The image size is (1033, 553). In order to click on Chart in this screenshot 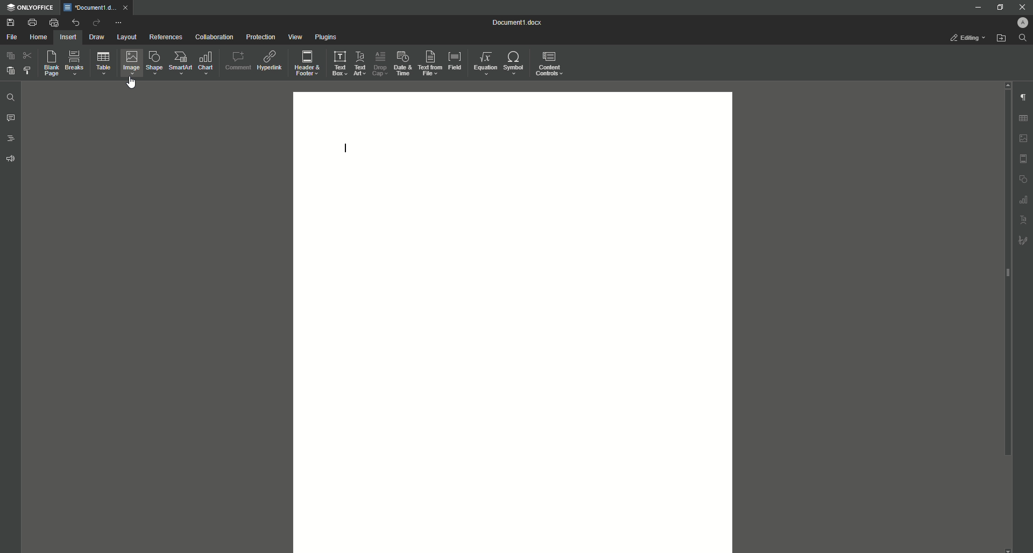, I will do `click(206, 63)`.